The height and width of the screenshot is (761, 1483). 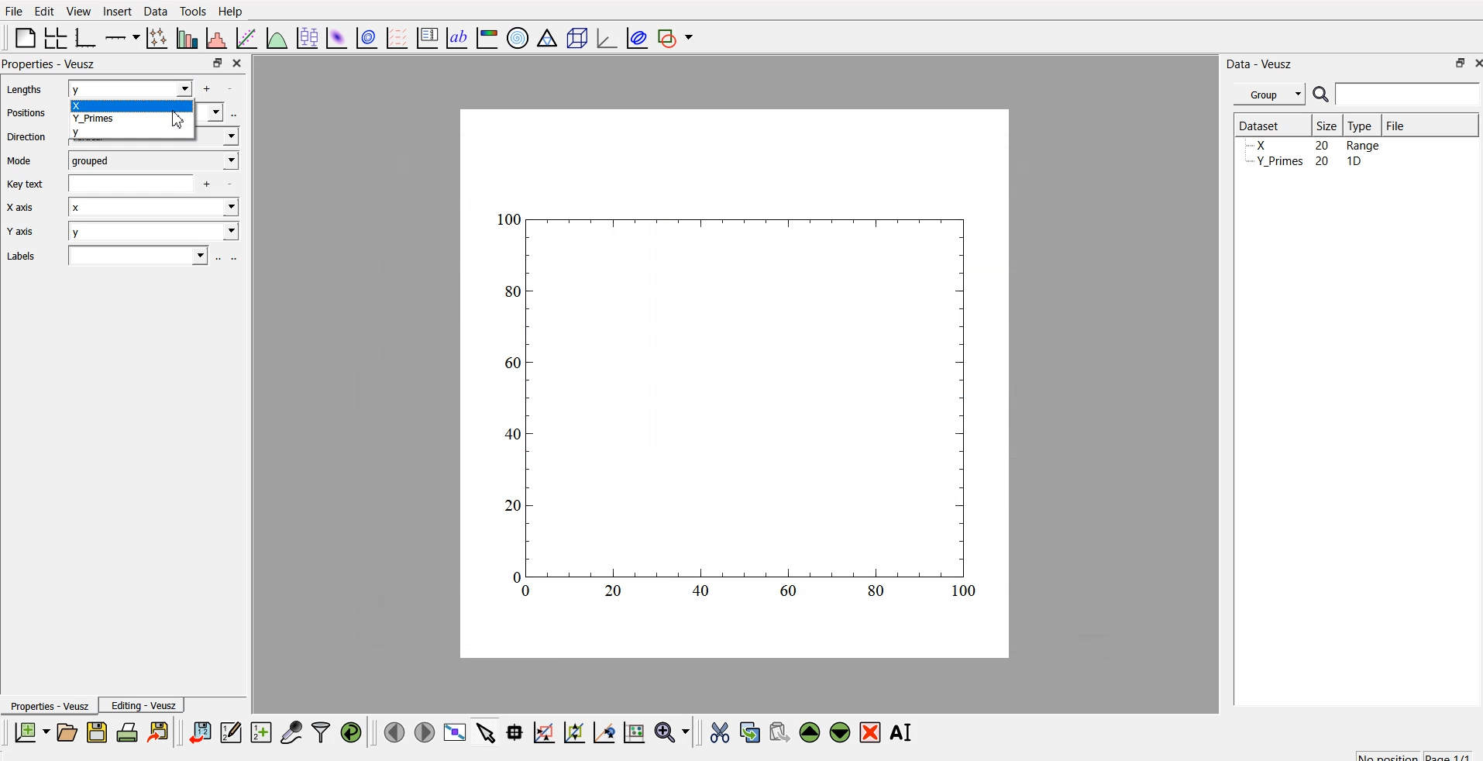 What do you see at coordinates (1271, 92) in the screenshot?
I see `Group` at bounding box center [1271, 92].